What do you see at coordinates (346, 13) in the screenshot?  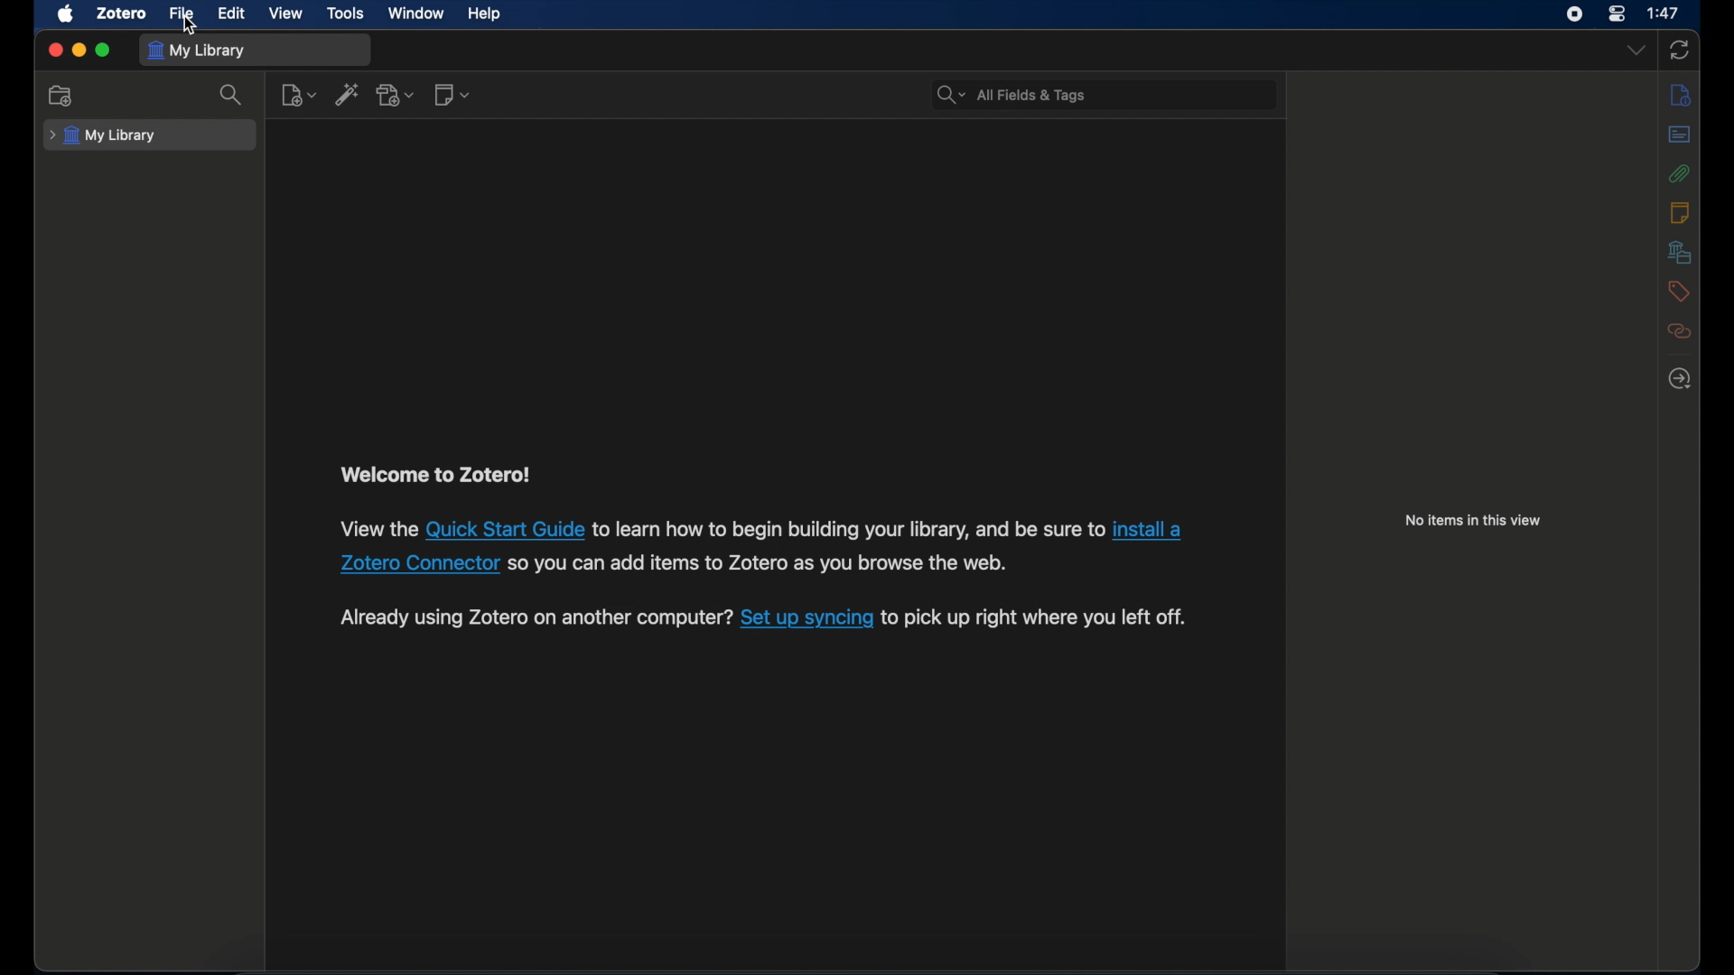 I see `tools` at bounding box center [346, 13].